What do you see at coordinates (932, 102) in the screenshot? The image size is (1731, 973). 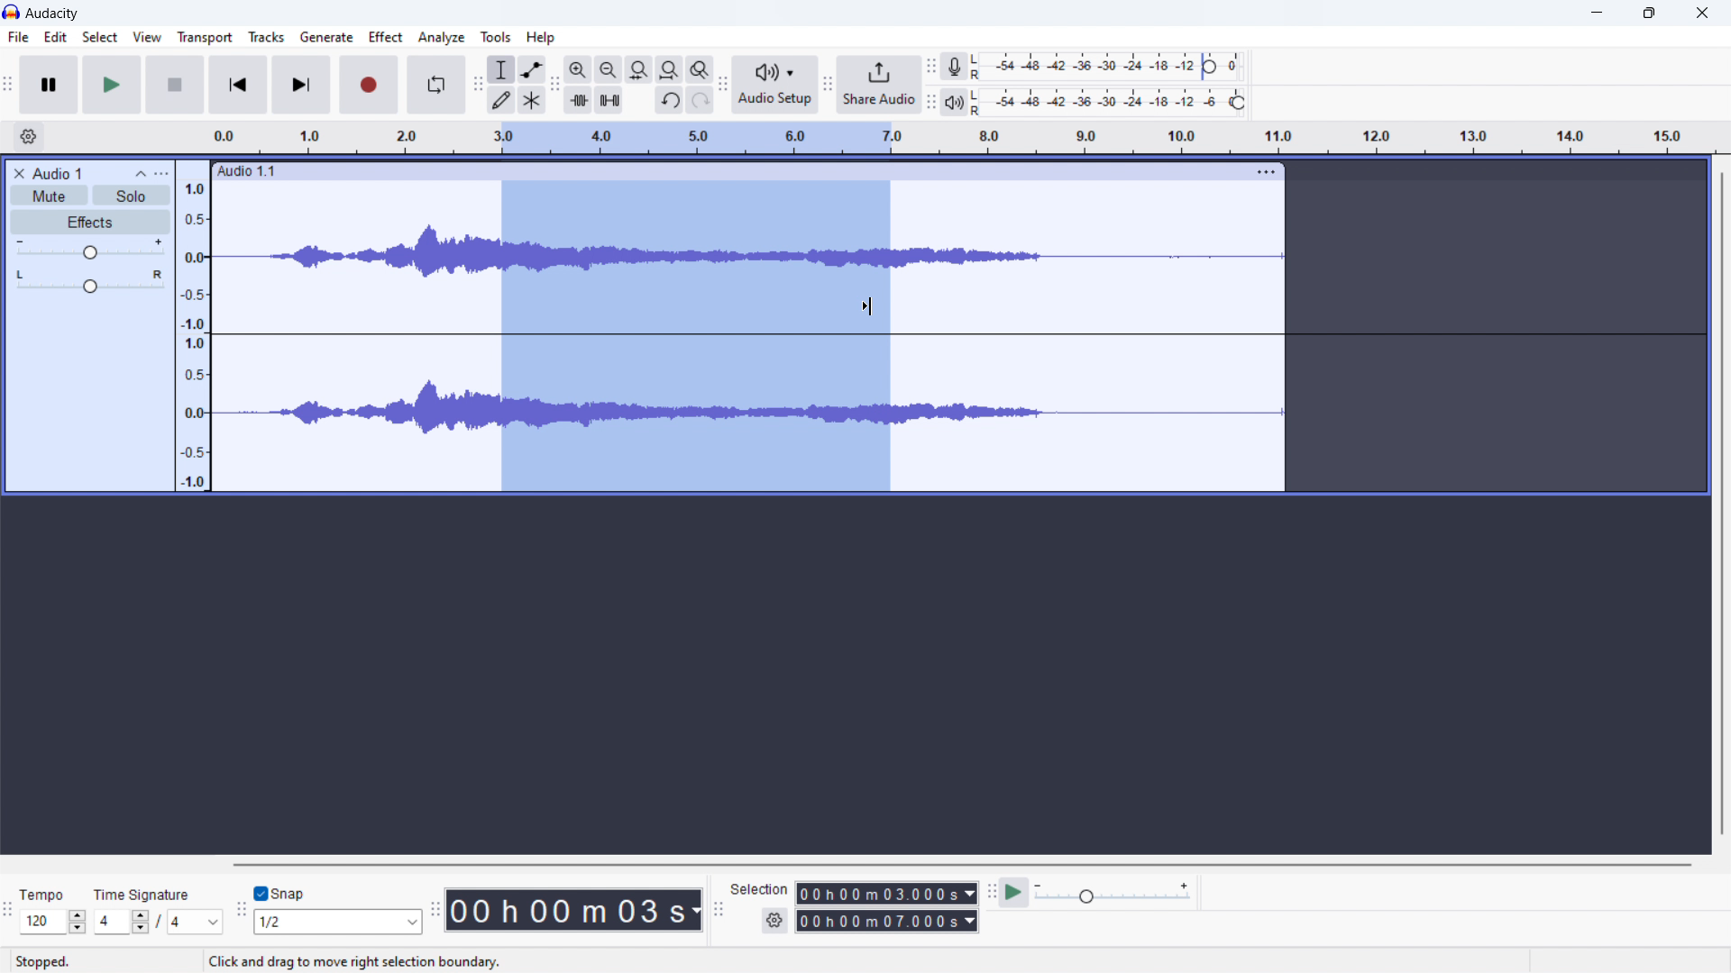 I see `playback meter toolbar` at bounding box center [932, 102].